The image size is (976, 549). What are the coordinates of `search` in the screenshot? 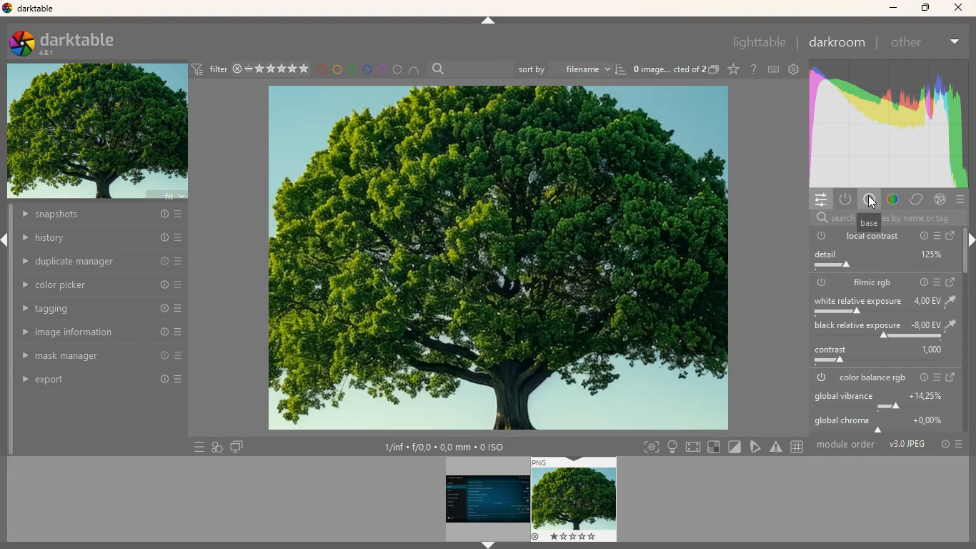 It's located at (824, 217).